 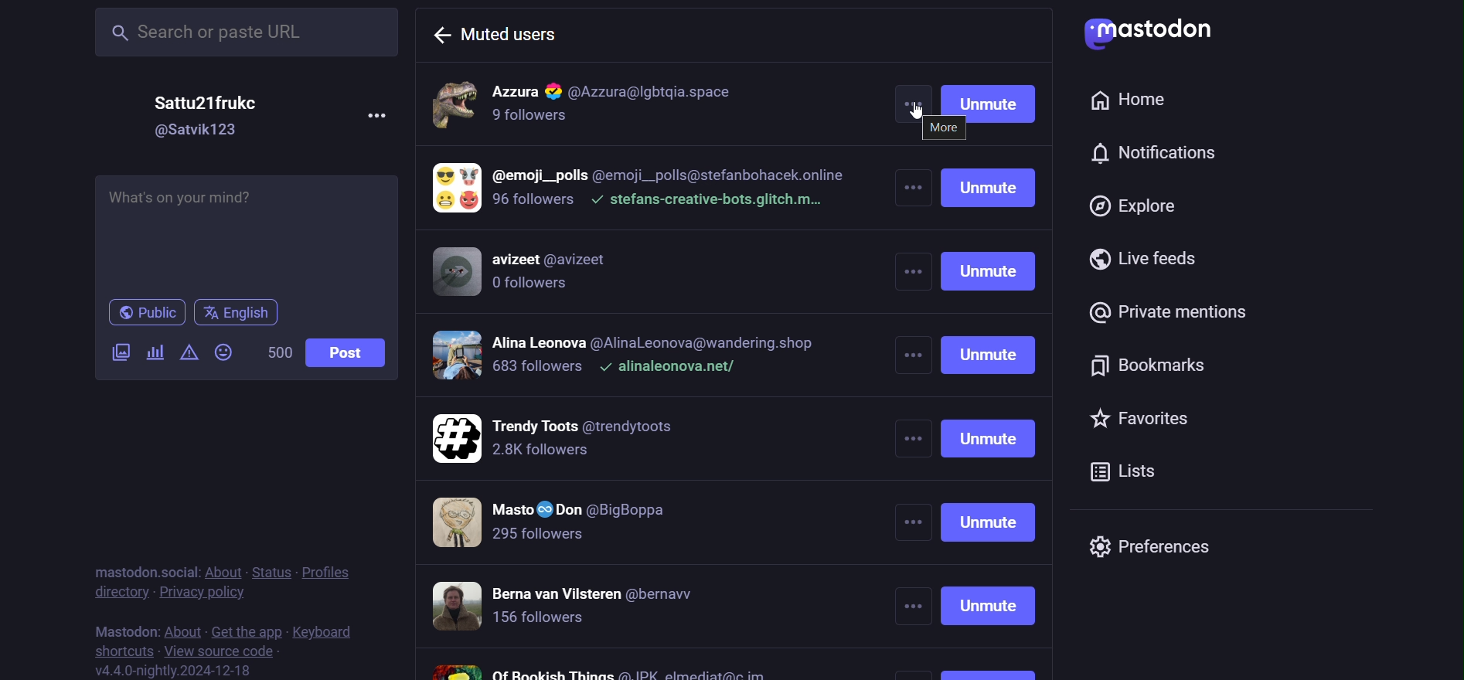 What do you see at coordinates (648, 100) in the screenshot?
I see `muter users 1` at bounding box center [648, 100].